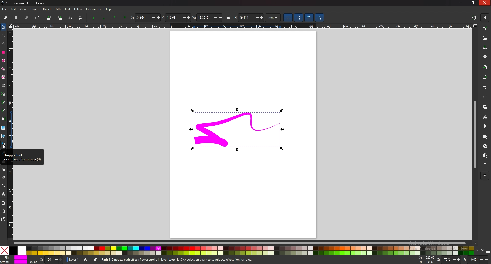 The width and height of the screenshot is (491, 264). Describe the element at coordinates (473, 3) in the screenshot. I see `resize` at that location.